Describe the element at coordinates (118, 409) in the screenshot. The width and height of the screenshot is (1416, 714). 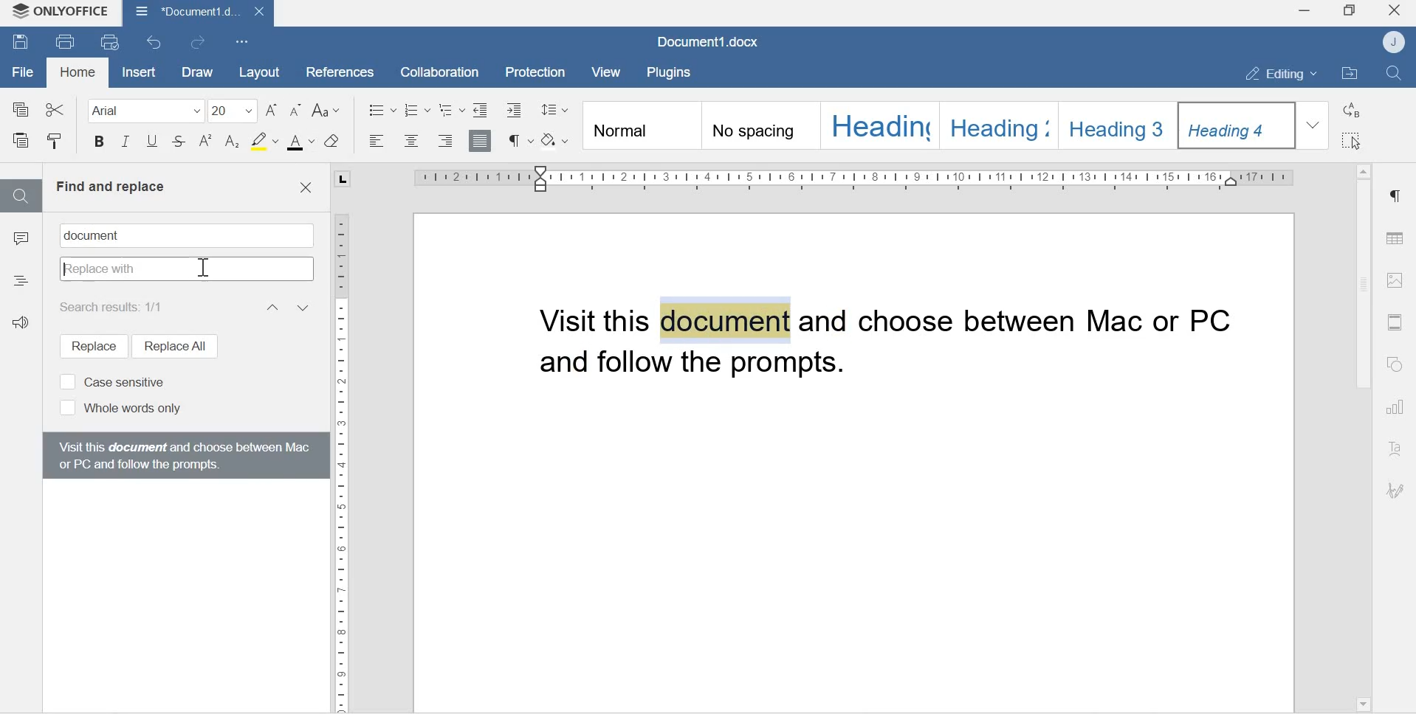
I see `Whole words only` at that location.